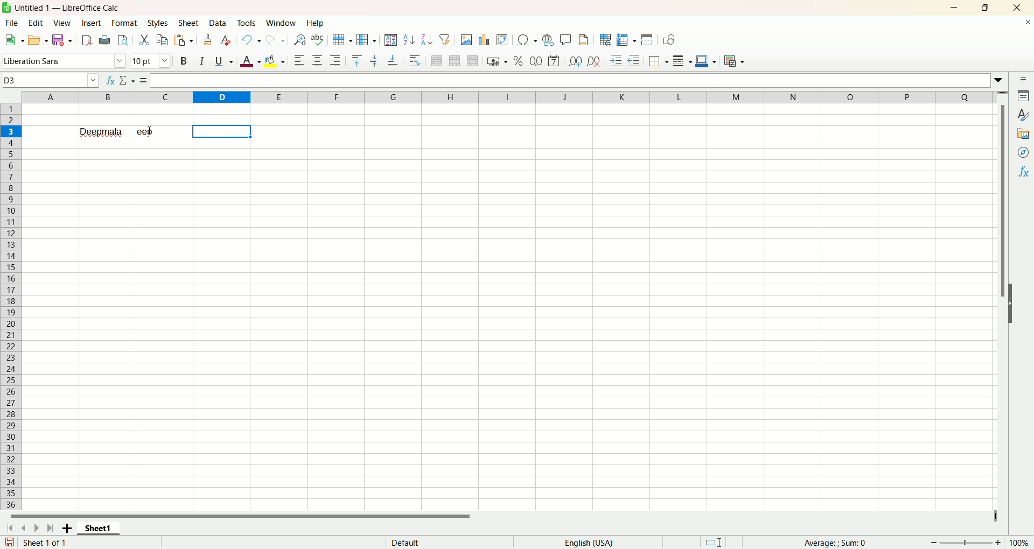  I want to click on Column, so click(509, 96).